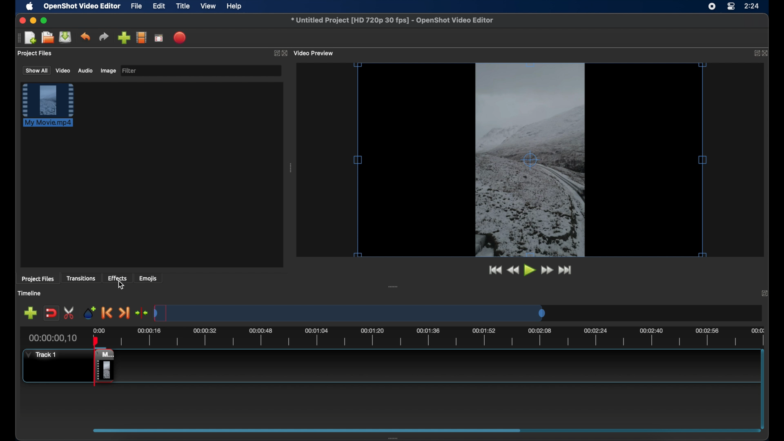 The image size is (784, 441). I want to click on video, so click(63, 71).